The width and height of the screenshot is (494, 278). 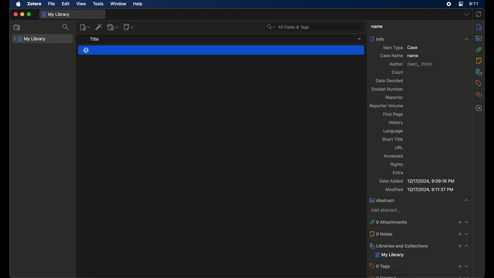 I want to click on accessed, so click(x=393, y=156).